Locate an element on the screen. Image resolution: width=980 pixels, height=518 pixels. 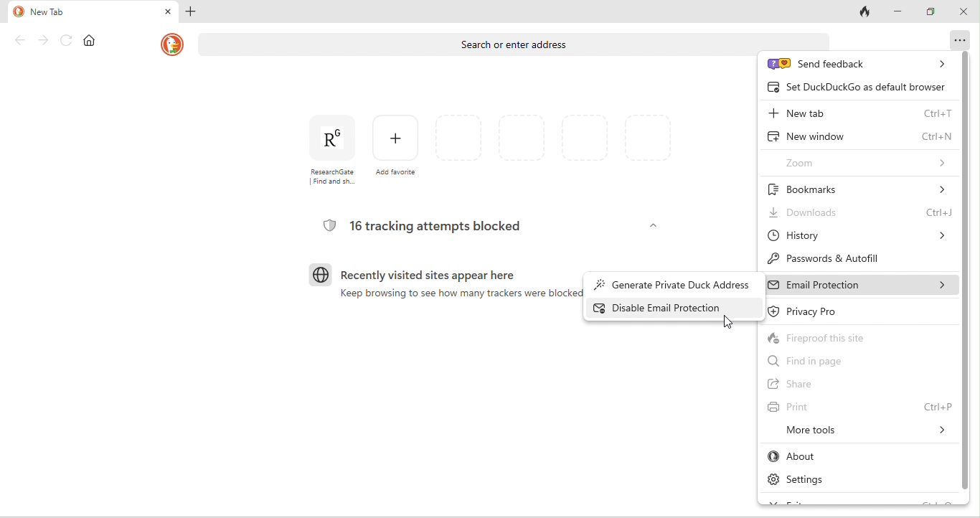
history is located at coordinates (859, 238).